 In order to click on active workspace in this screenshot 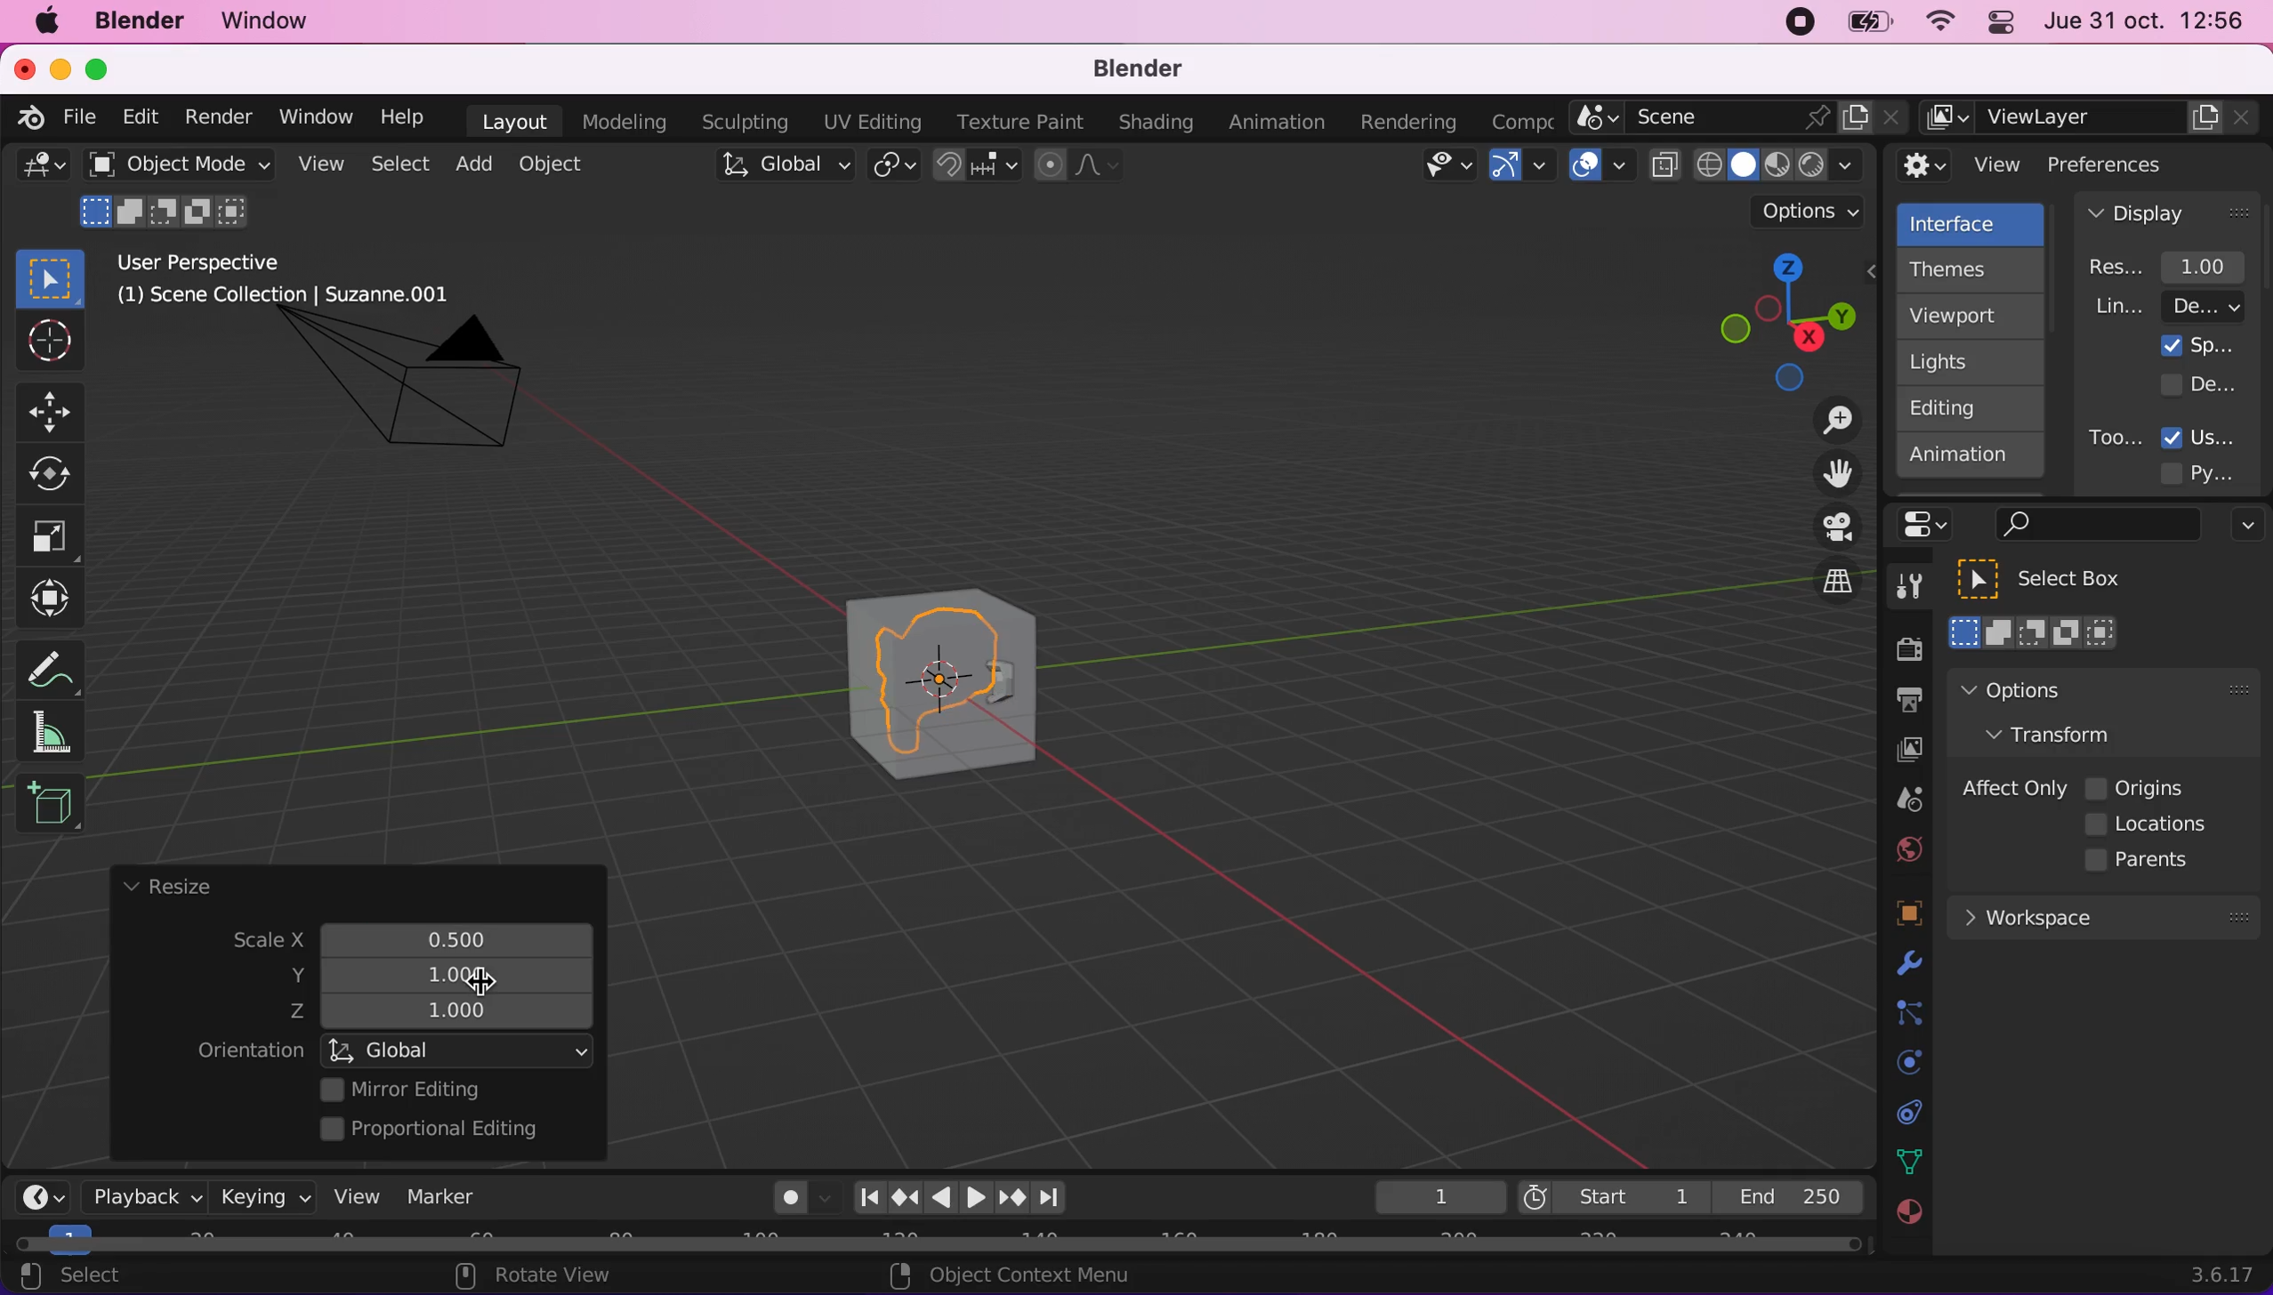, I will do `click(1516, 119)`.